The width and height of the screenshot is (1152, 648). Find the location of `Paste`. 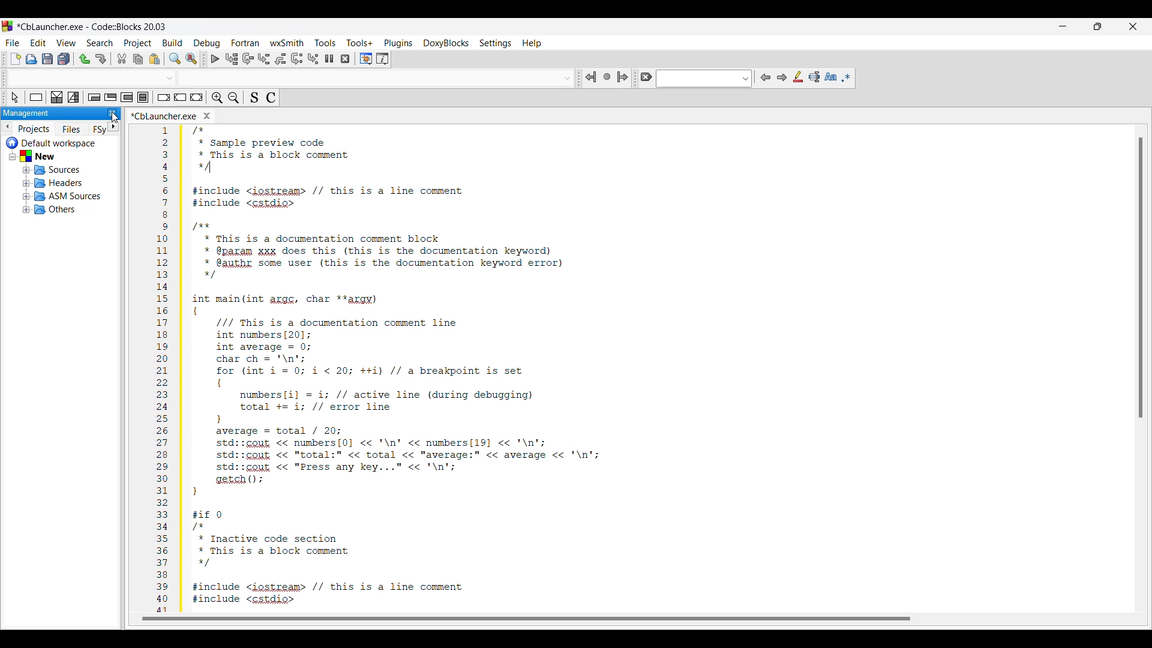

Paste is located at coordinates (154, 59).